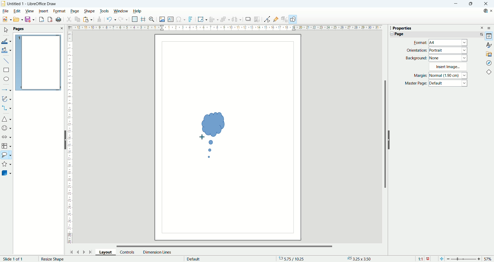 This screenshot has width=494, height=262. I want to click on help, so click(137, 11).